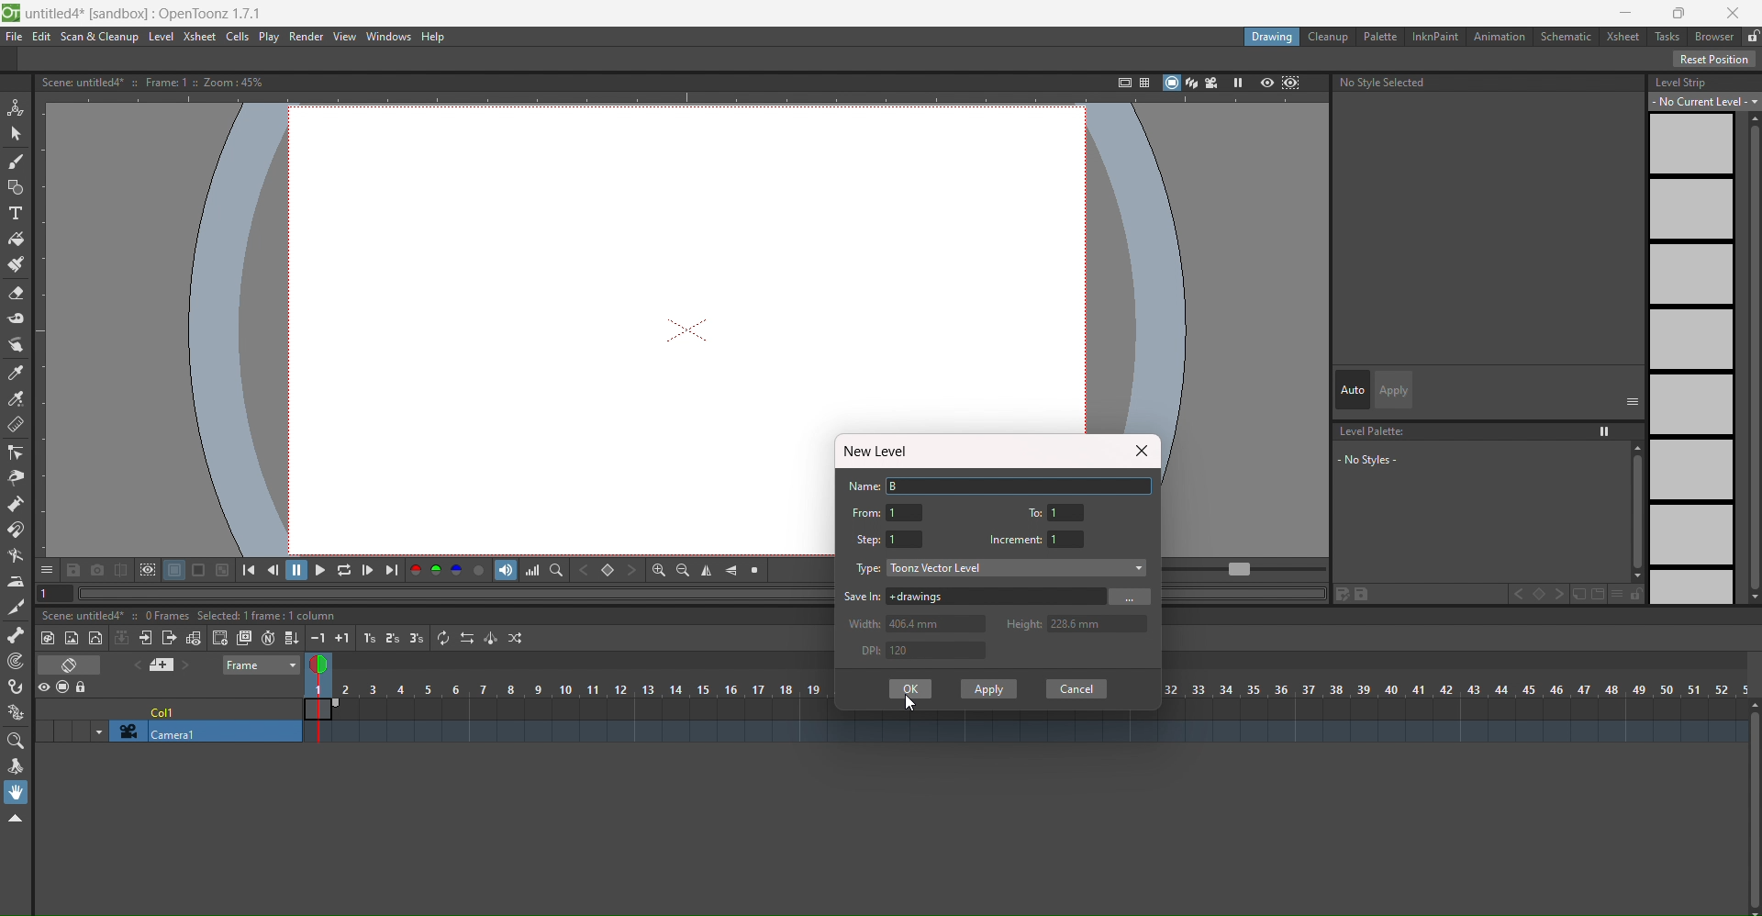 The height and width of the screenshot is (916, 1762). What do you see at coordinates (683, 570) in the screenshot?
I see `zoom out` at bounding box center [683, 570].